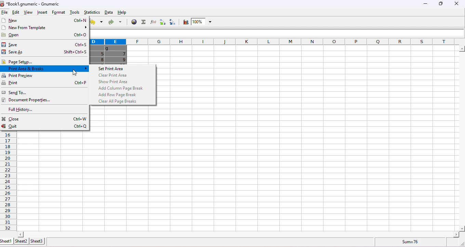  I want to click on clear print area, so click(113, 75).